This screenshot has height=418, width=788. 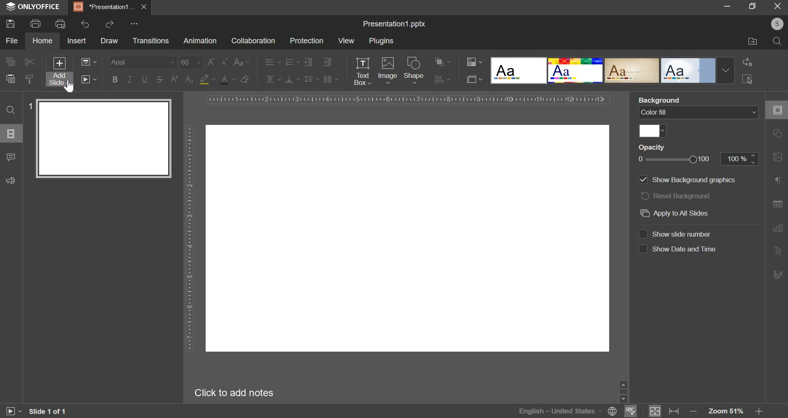 What do you see at coordinates (655, 411) in the screenshot?
I see `fit to slide` at bounding box center [655, 411].